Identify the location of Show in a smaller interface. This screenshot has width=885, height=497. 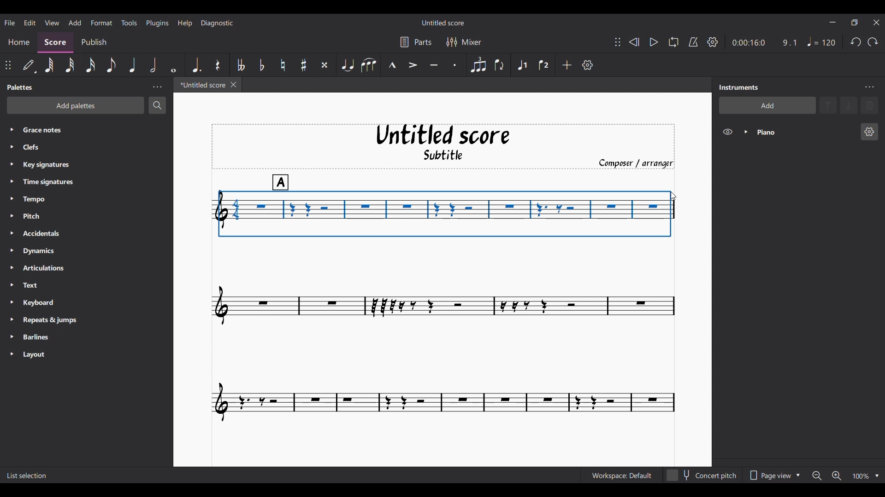
(854, 23).